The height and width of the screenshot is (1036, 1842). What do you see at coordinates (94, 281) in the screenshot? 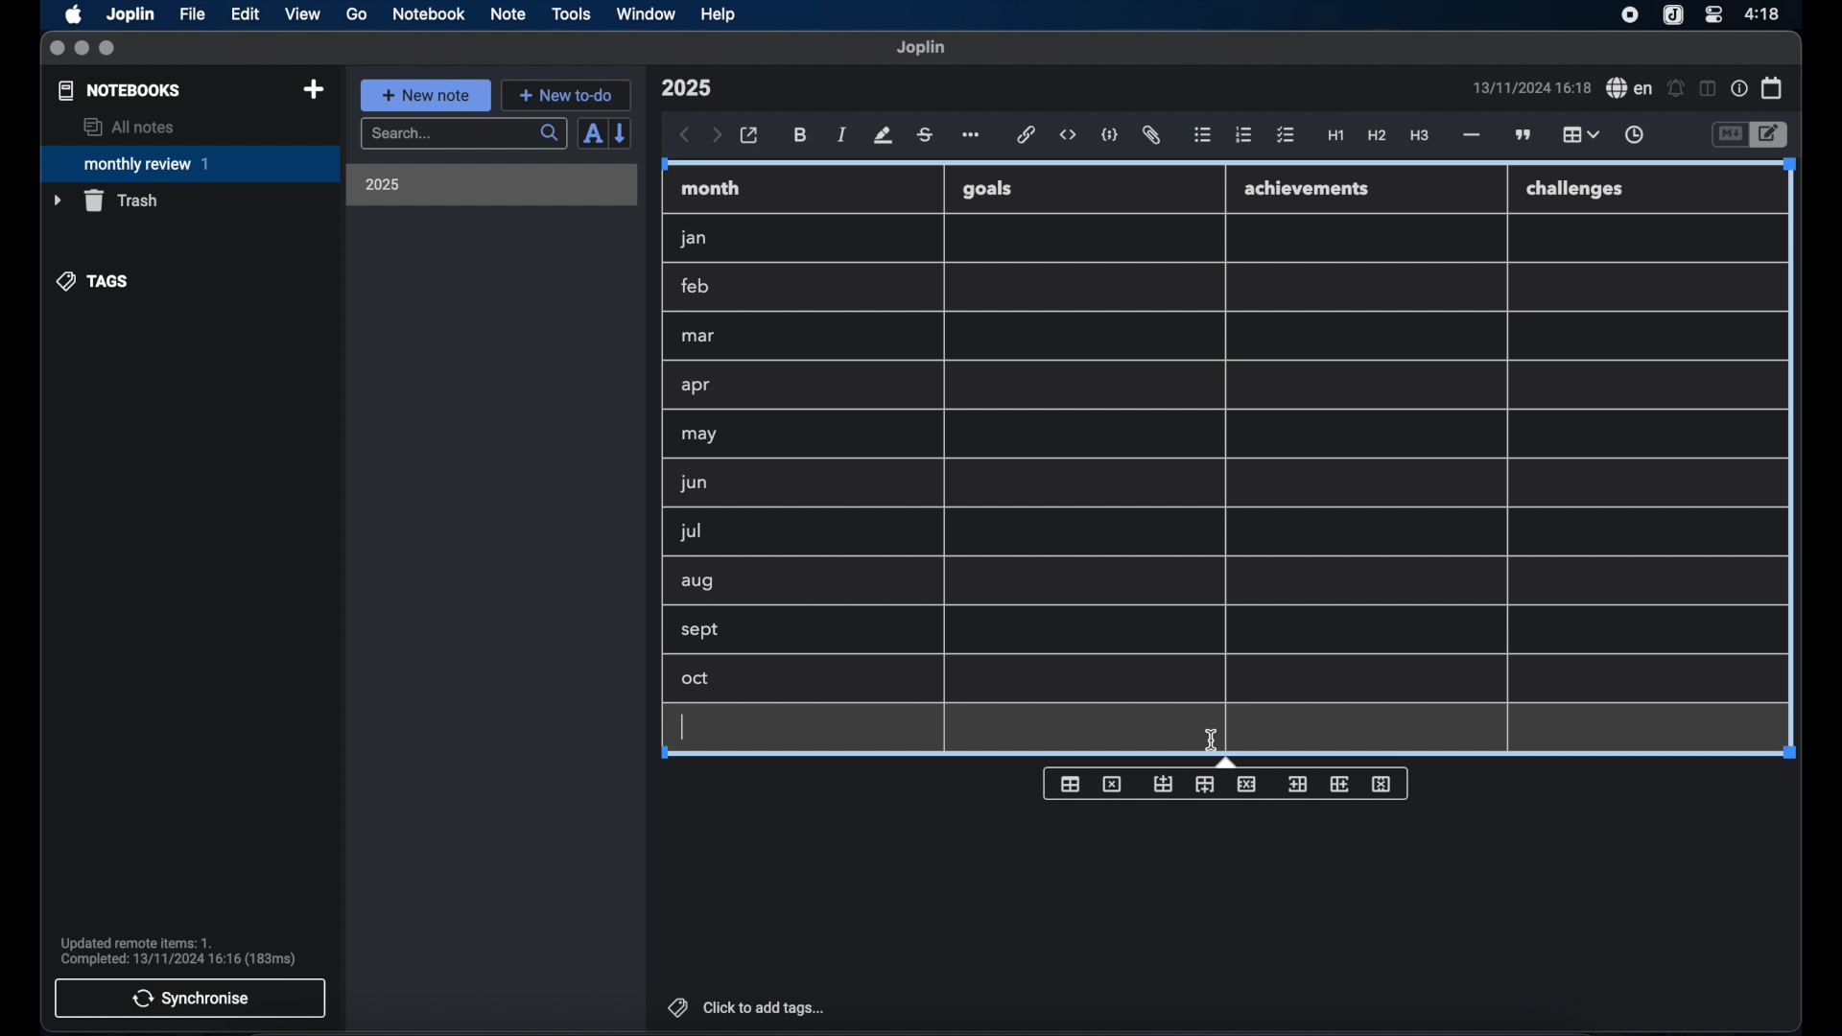
I see `tags` at bounding box center [94, 281].